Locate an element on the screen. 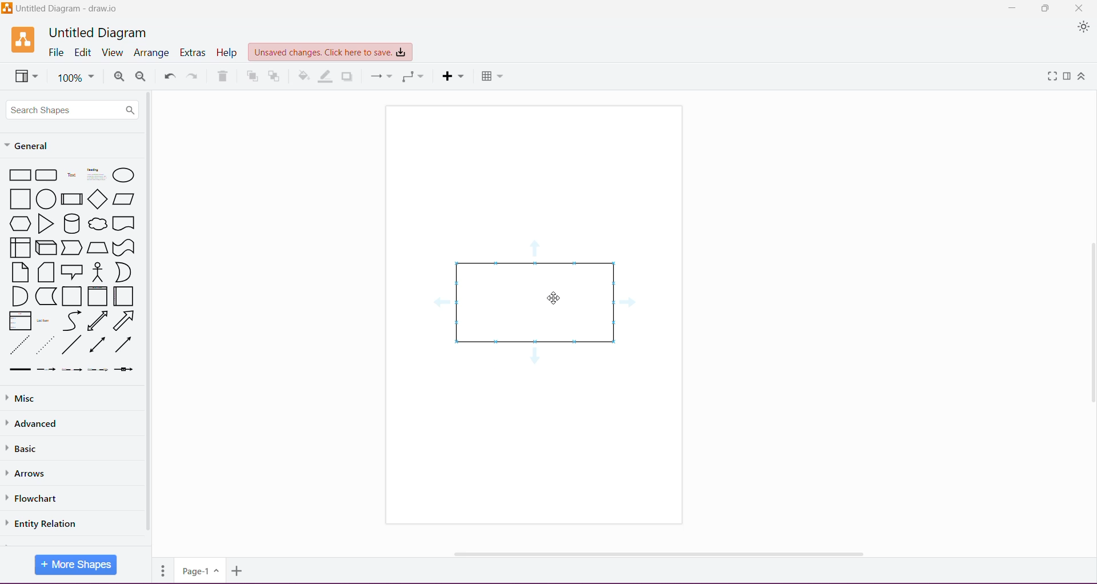  Zoom Out is located at coordinates (141, 77).